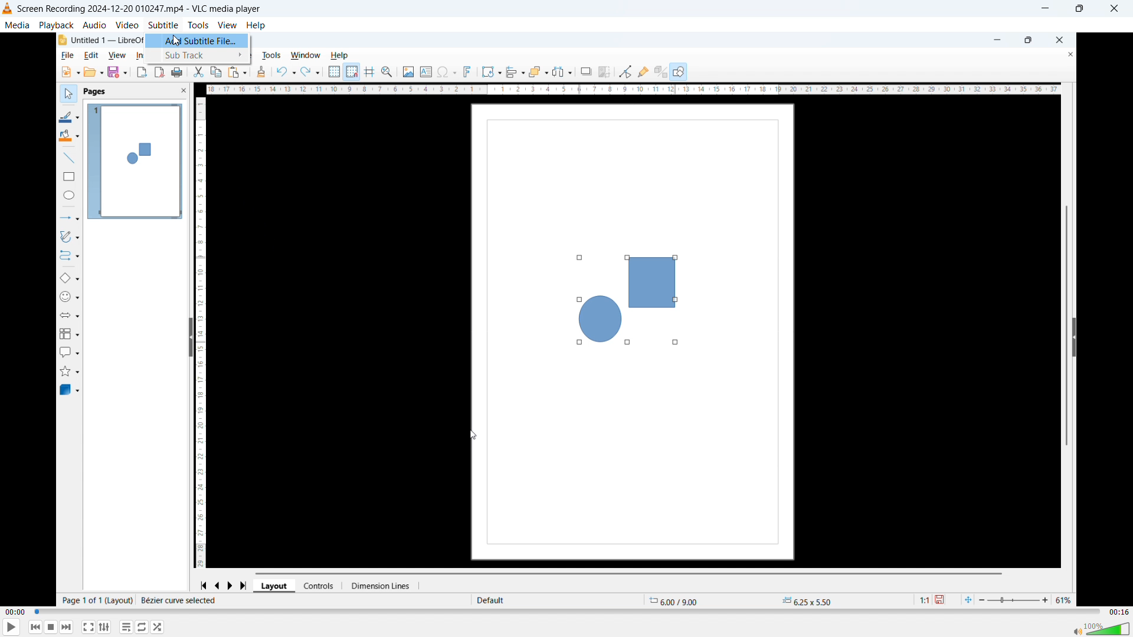  What do you see at coordinates (65, 56) in the screenshot?
I see `file` at bounding box center [65, 56].